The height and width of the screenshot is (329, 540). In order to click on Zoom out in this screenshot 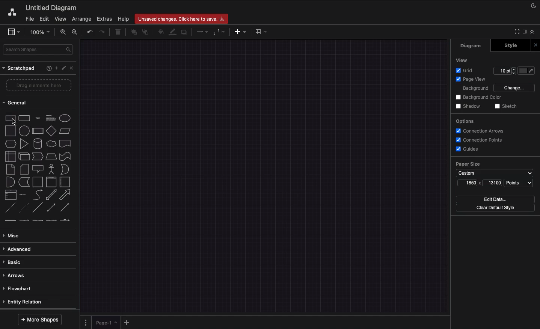, I will do `click(75, 33)`.